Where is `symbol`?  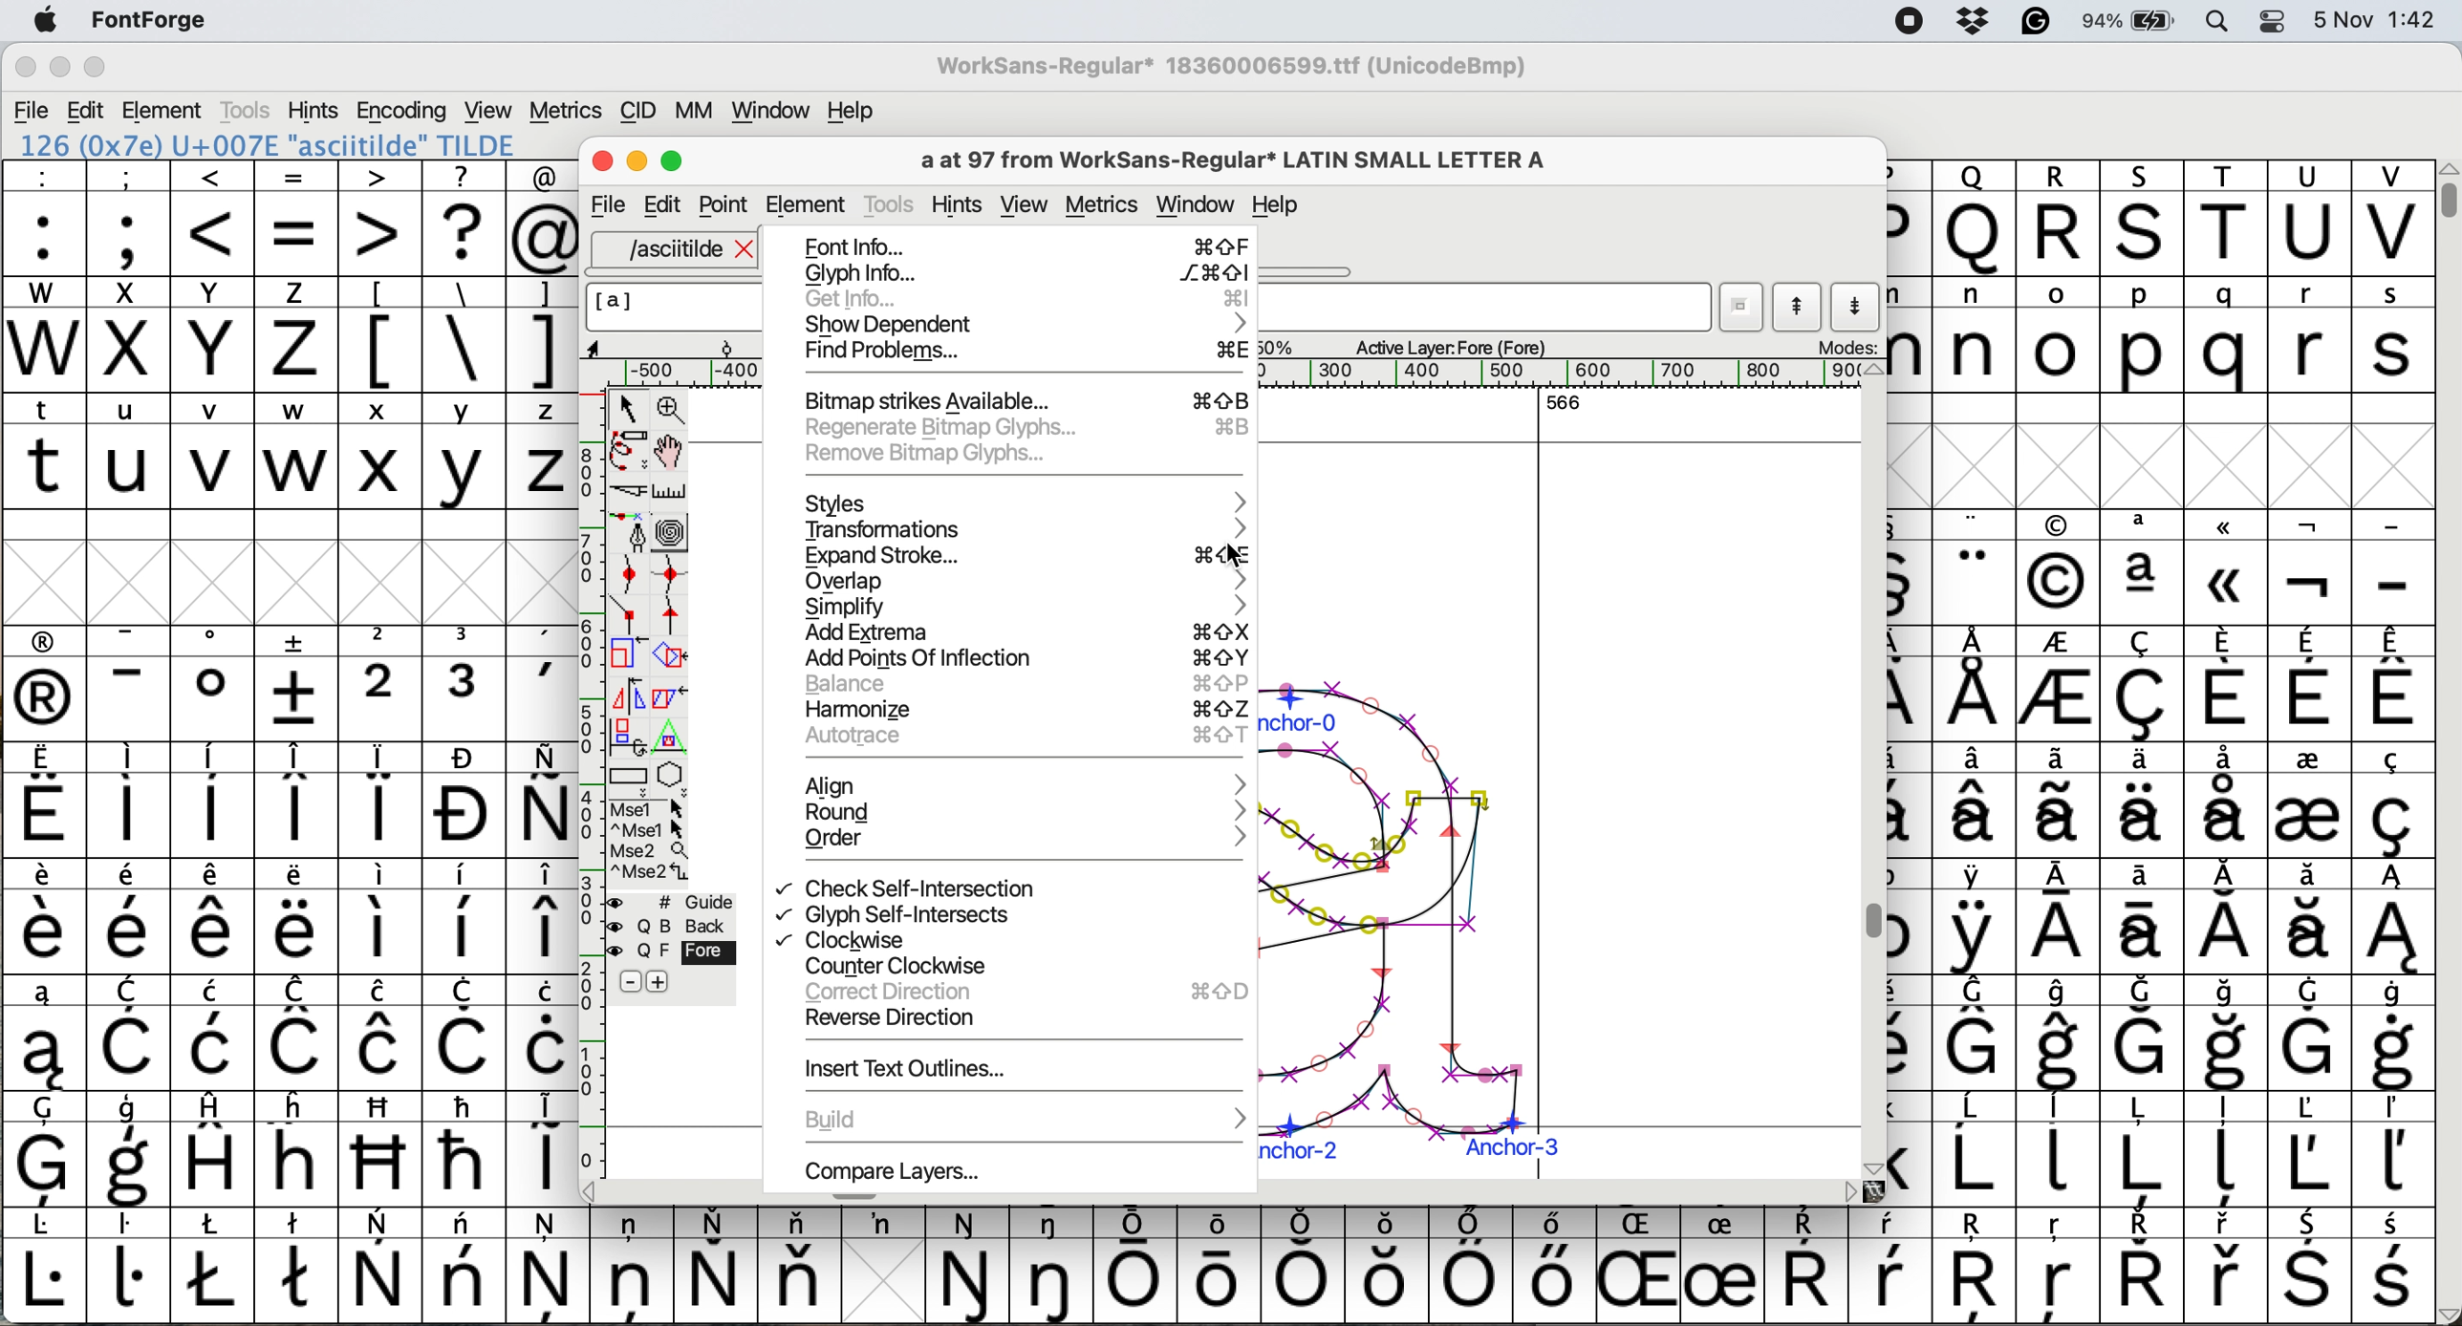 symbol is located at coordinates (130, 1151).